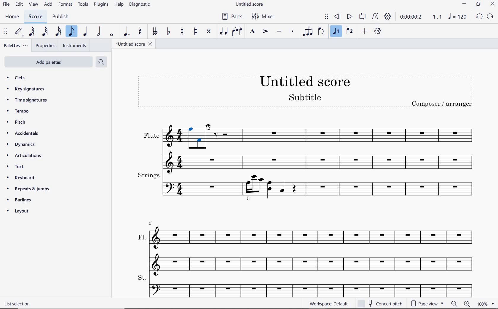 The height and width of the screenshot is (309, 498). What do you see at coordinates (51, 62) in the screenshot?
I see `add palettes` at bounding box center [51, 62].